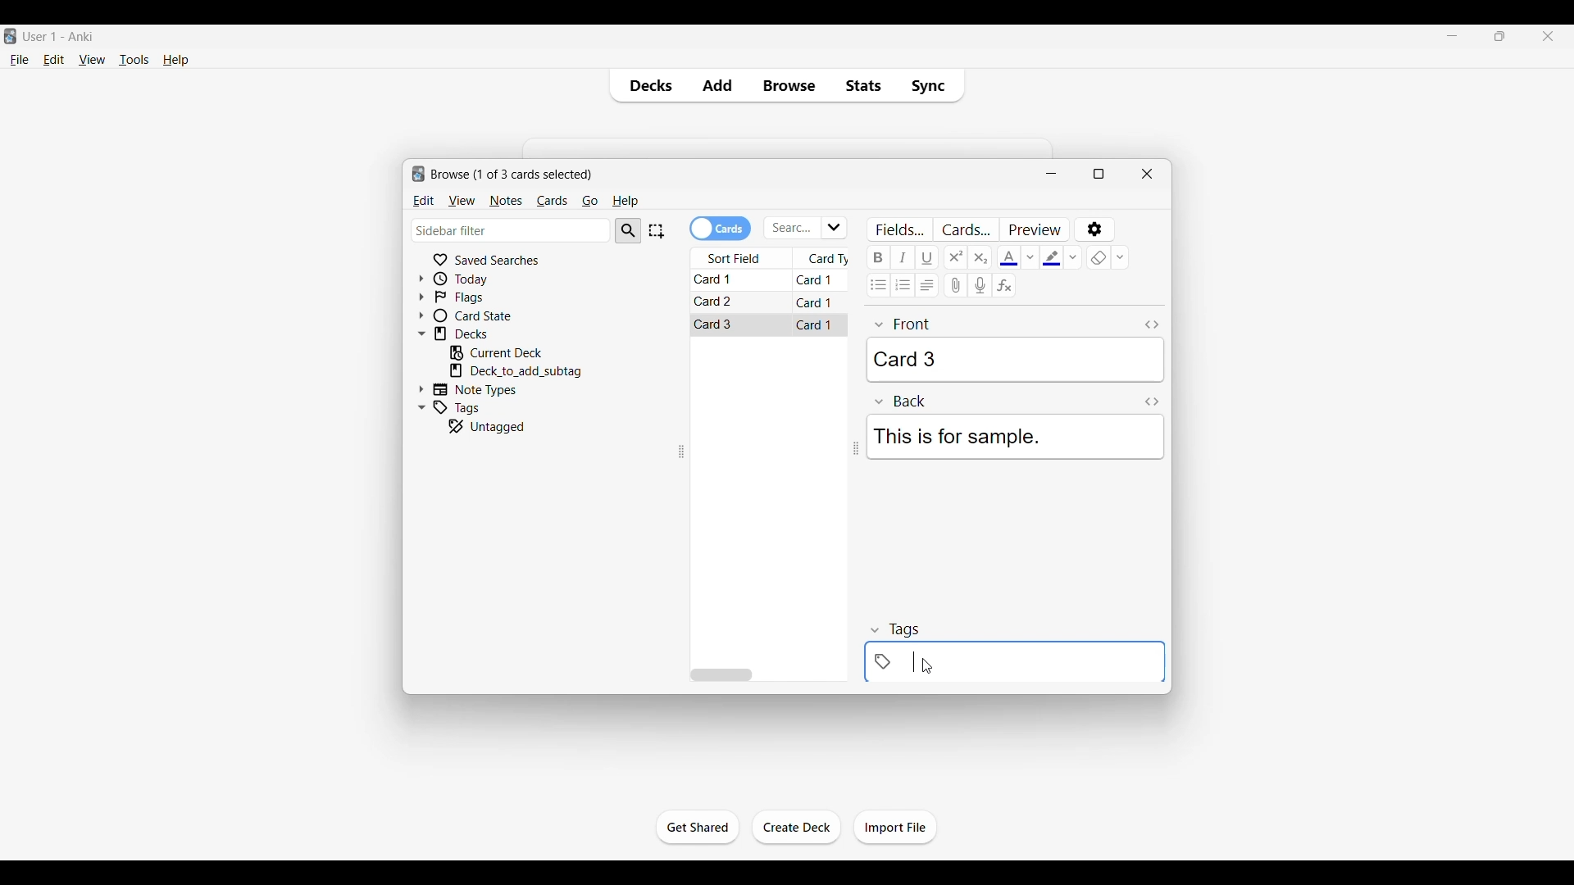 Image resolution: width=1574 pixels, height=885 pixels. I want to click on Edit menu, so click(424, 202).